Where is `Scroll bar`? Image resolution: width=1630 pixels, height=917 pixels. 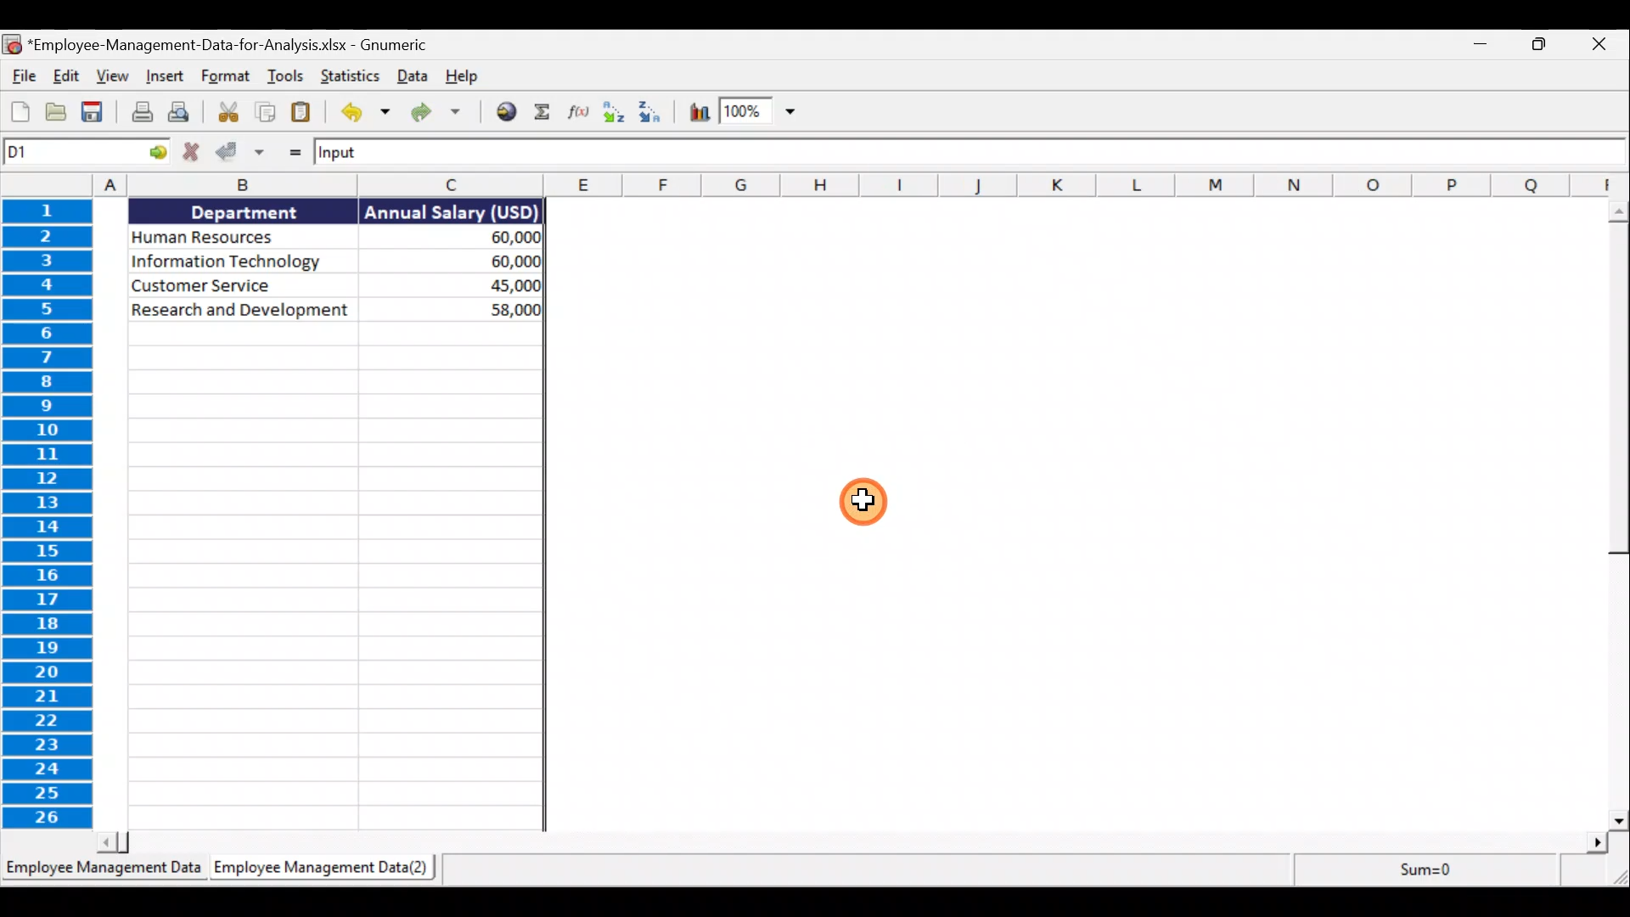
Scroll bar is located at coordinates (1619, 515).